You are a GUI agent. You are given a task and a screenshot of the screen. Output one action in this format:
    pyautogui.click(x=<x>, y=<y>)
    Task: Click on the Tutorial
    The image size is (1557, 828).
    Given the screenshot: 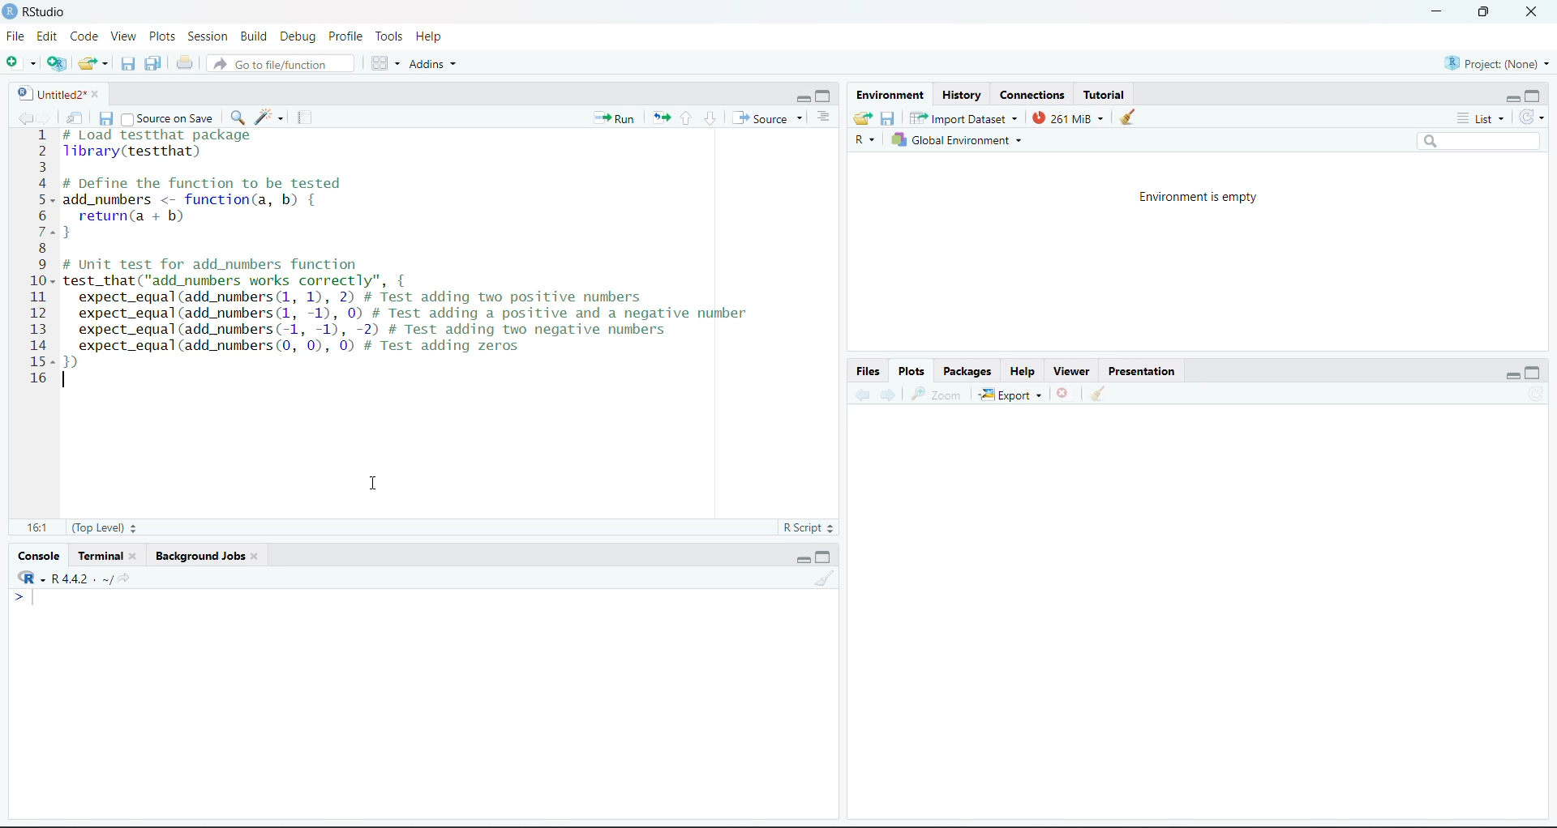 What is the action you would take?
    pyautogui.click(x=1107, y=94)
    